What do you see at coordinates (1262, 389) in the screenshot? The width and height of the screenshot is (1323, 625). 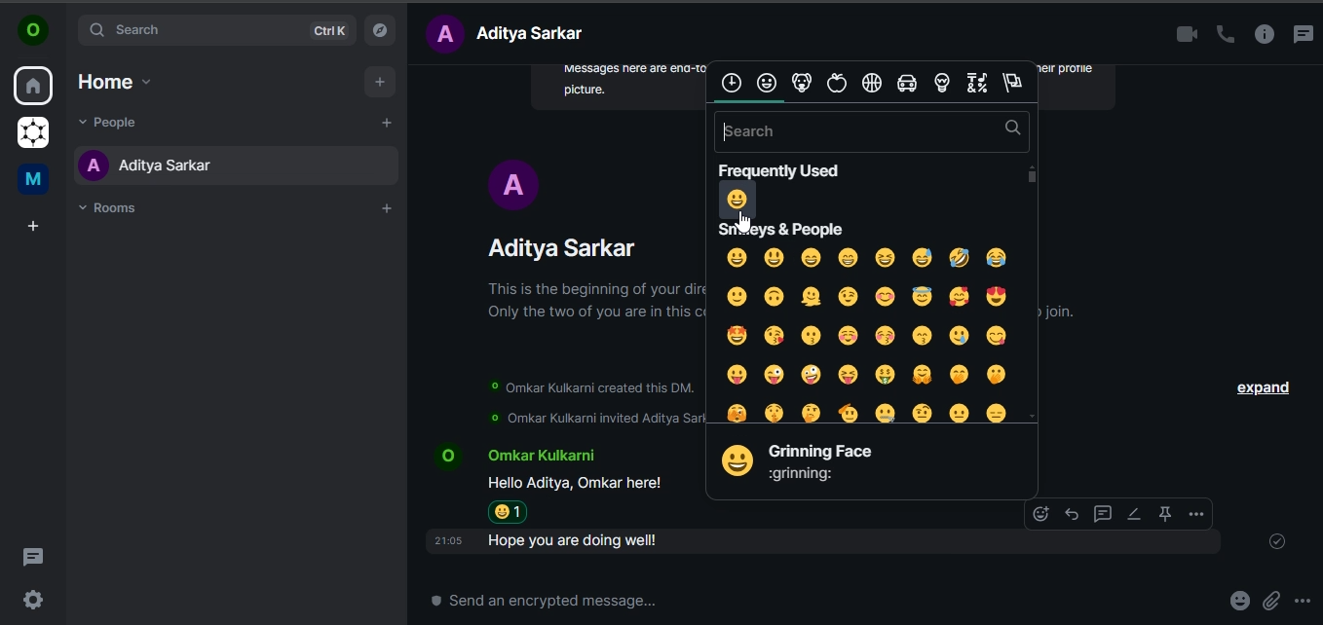 I see `expand` at bounding box center [1262, 389].